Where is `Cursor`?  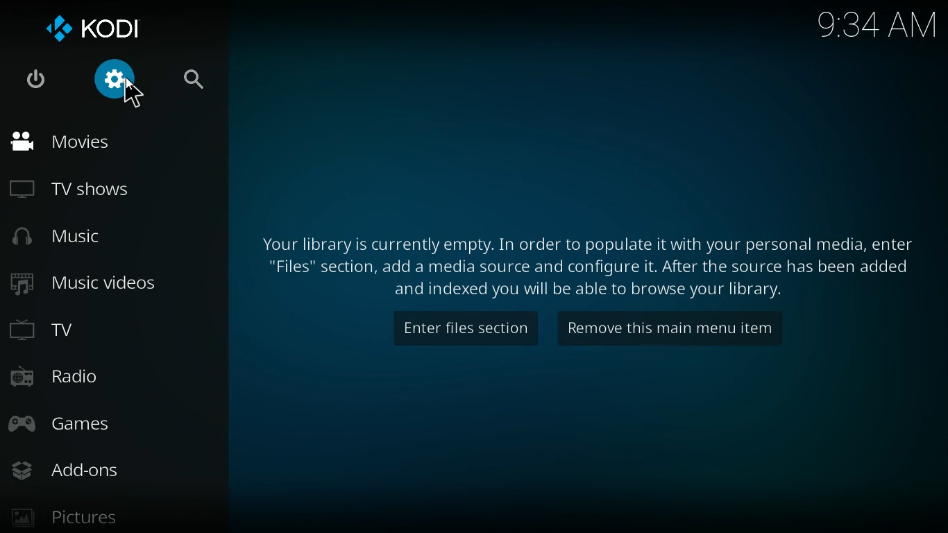
Cursor is located at coordinates (133, 94).